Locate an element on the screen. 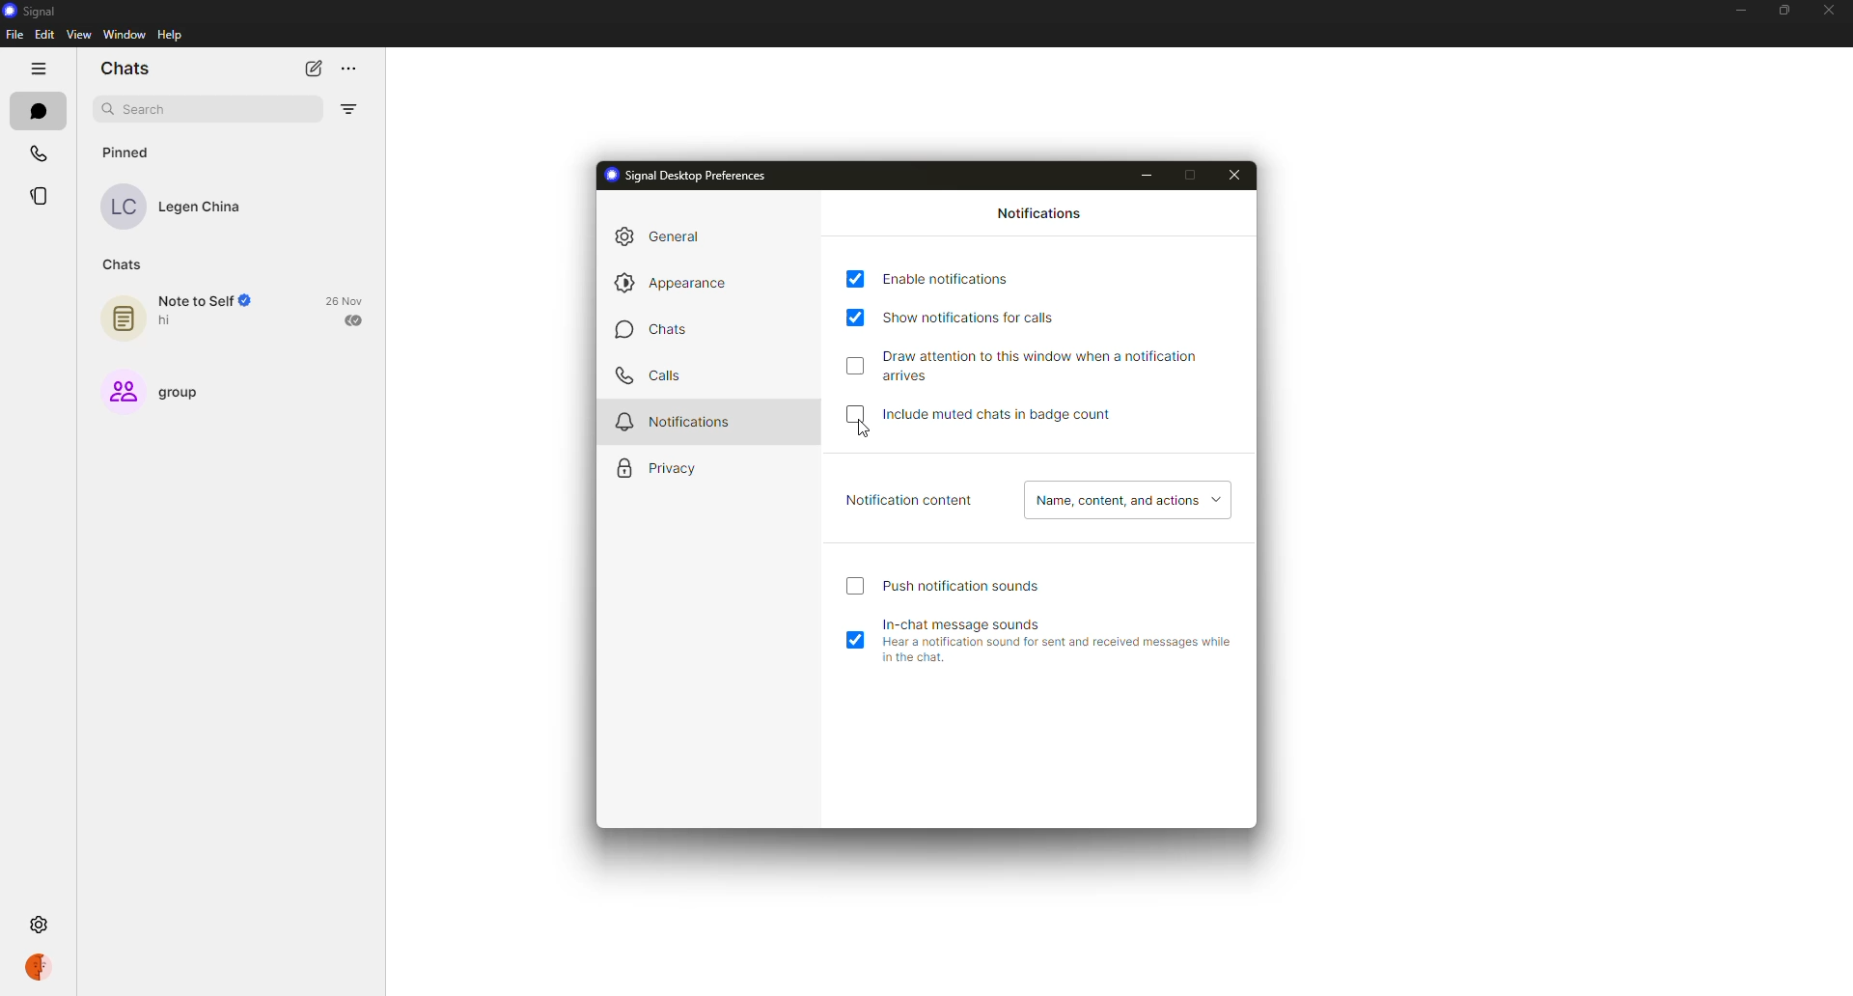  push notification sound is located at coordinates (968, 583).